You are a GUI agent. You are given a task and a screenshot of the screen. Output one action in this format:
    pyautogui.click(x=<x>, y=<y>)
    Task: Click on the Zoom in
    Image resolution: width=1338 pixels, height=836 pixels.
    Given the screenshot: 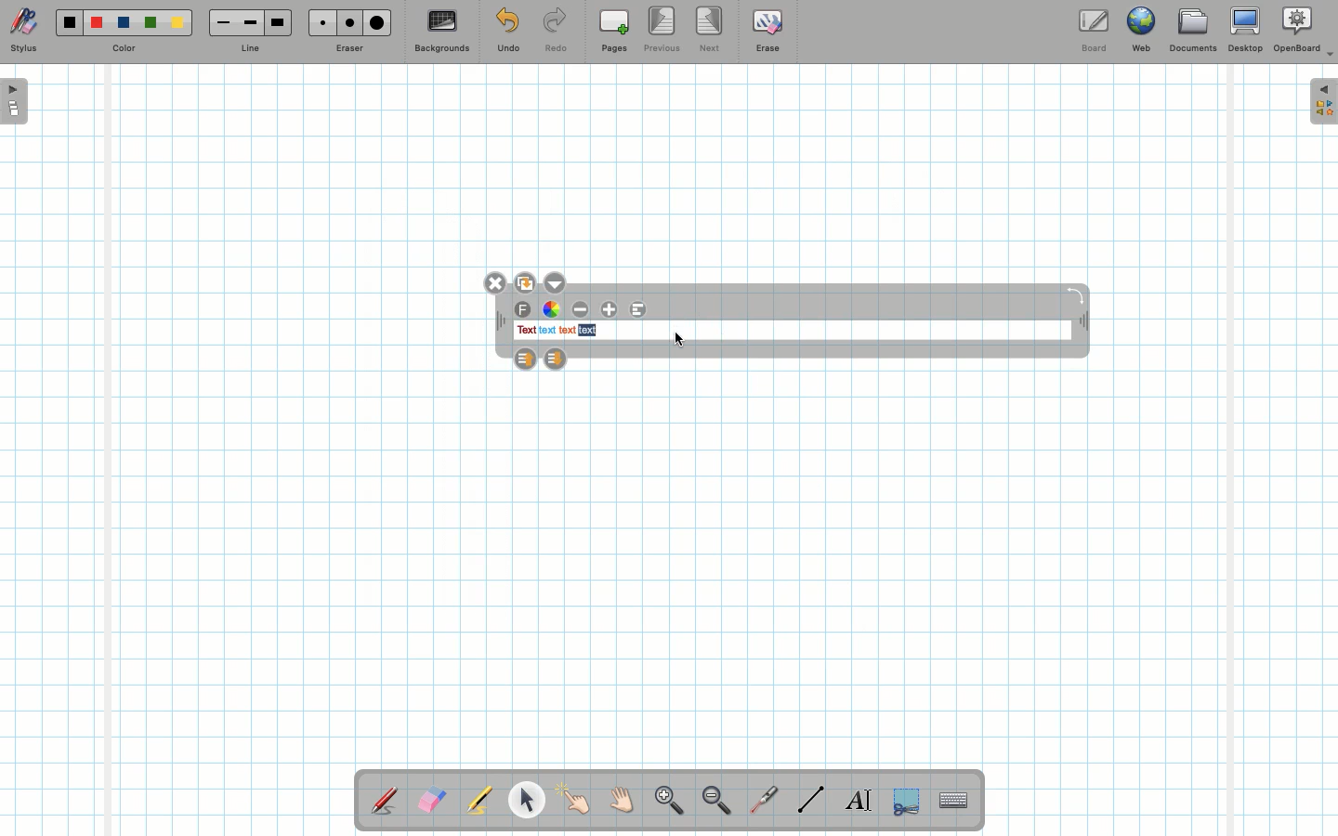 What is the action you would take?
    pyautogui.click(x=664, y=803)
    